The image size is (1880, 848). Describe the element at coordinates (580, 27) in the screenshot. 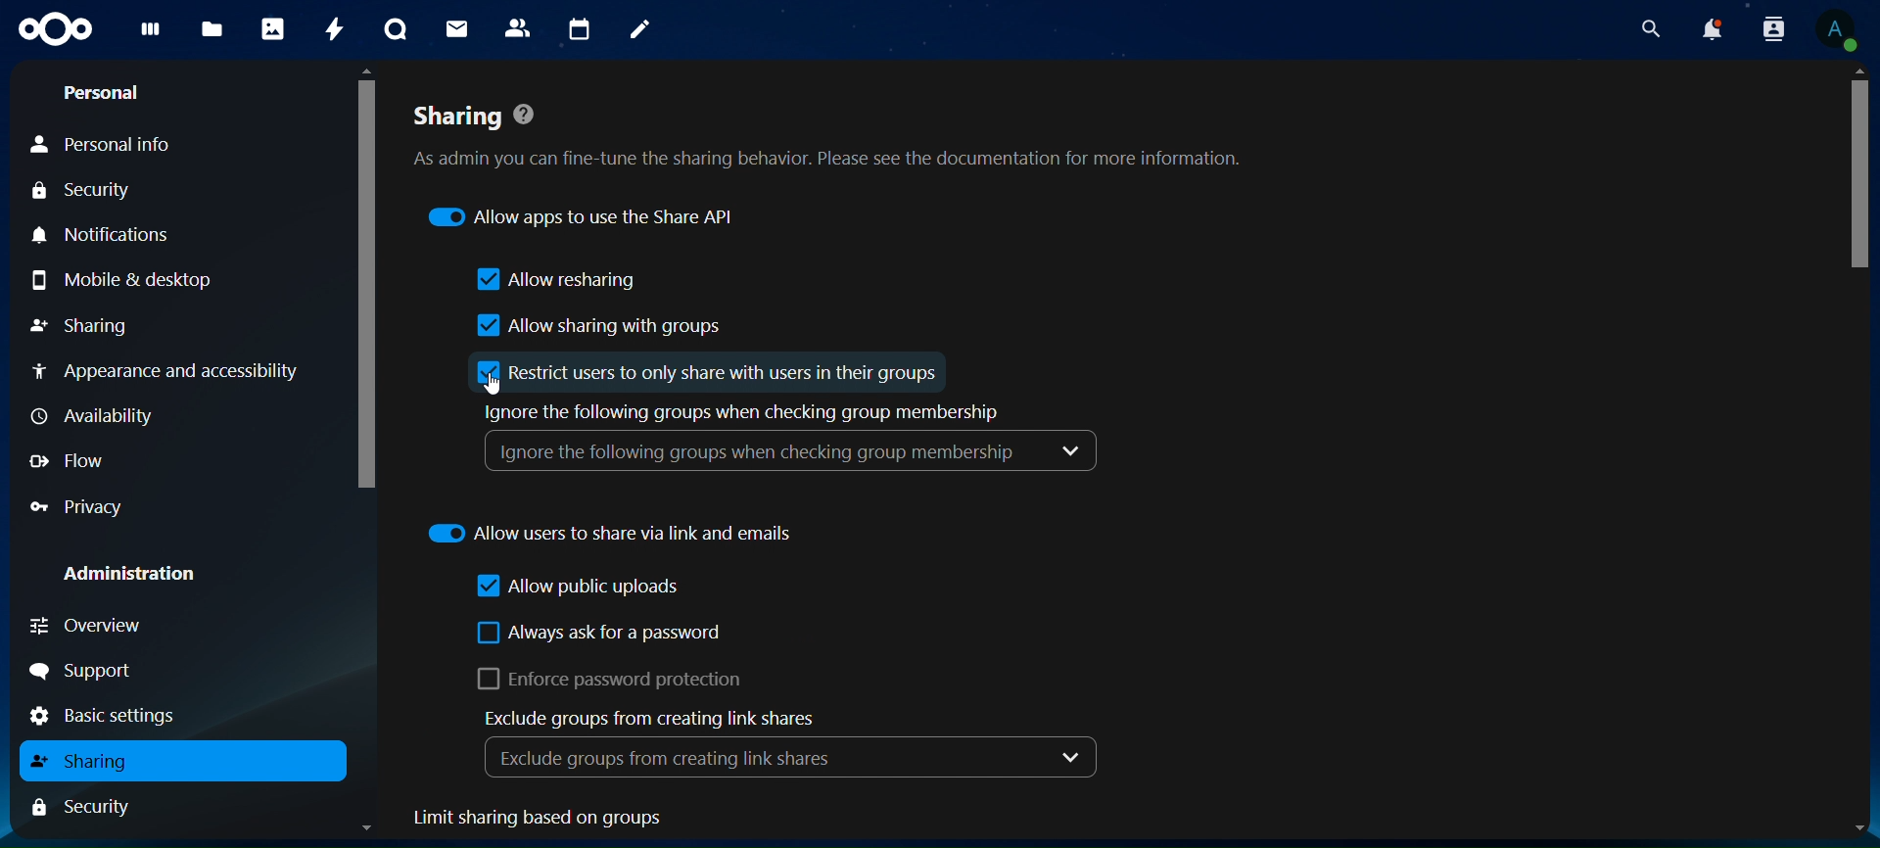

I see `calendar` at that location.